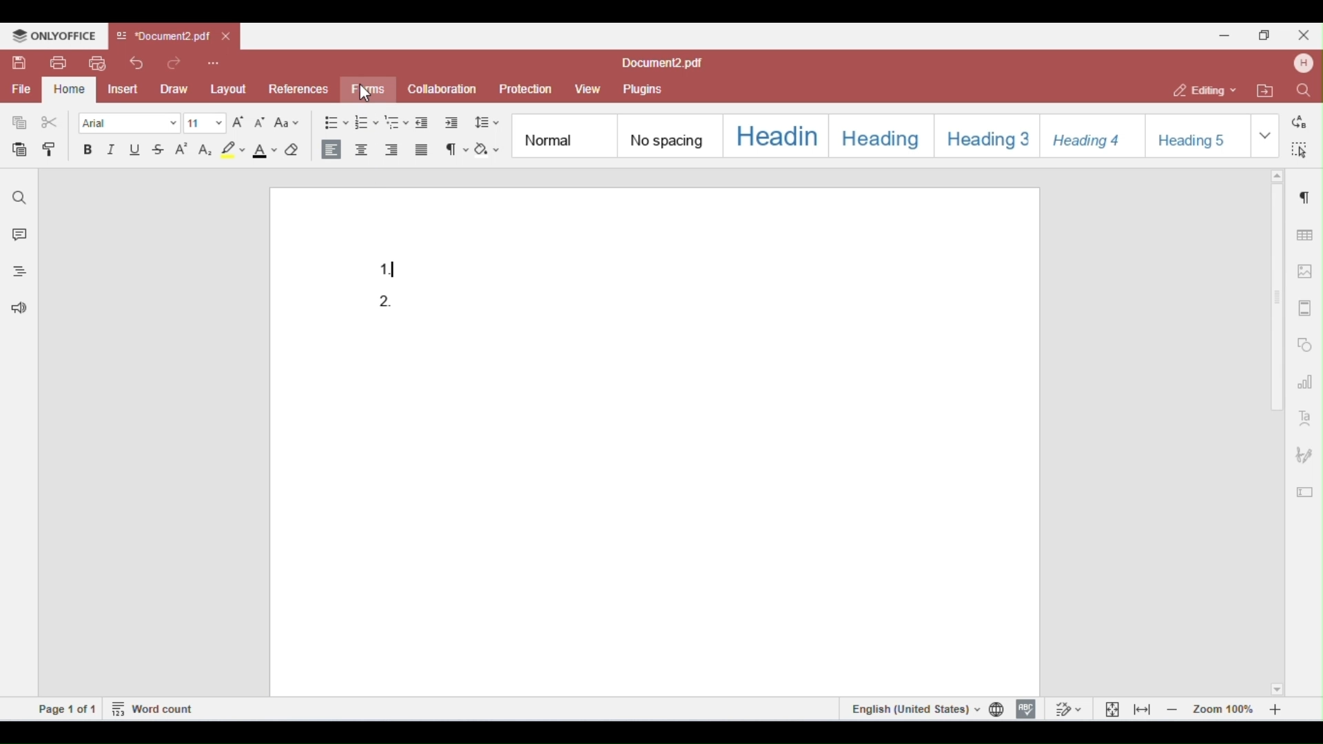  What do you see at coordinates (1305, 488) in the screenshot?
I see `form settings` at bounding box center [1305, 488].